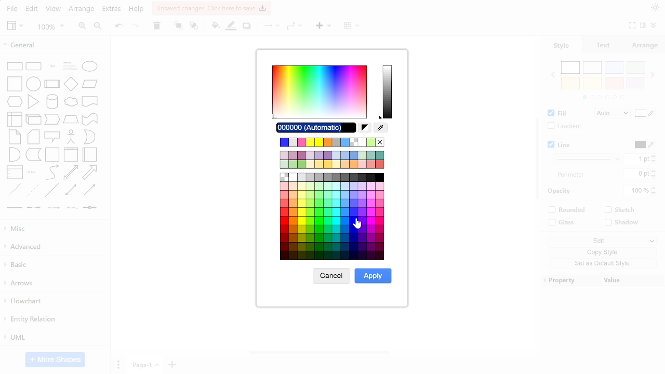 The image size is (665, 374). I want to click on rounded, so click(568, 211).